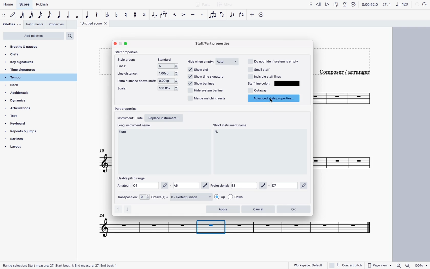 This screenshot has height=269, width=430. Describe the element at coordinates (228, 61) in the screenshot. I see `auto` at that location.